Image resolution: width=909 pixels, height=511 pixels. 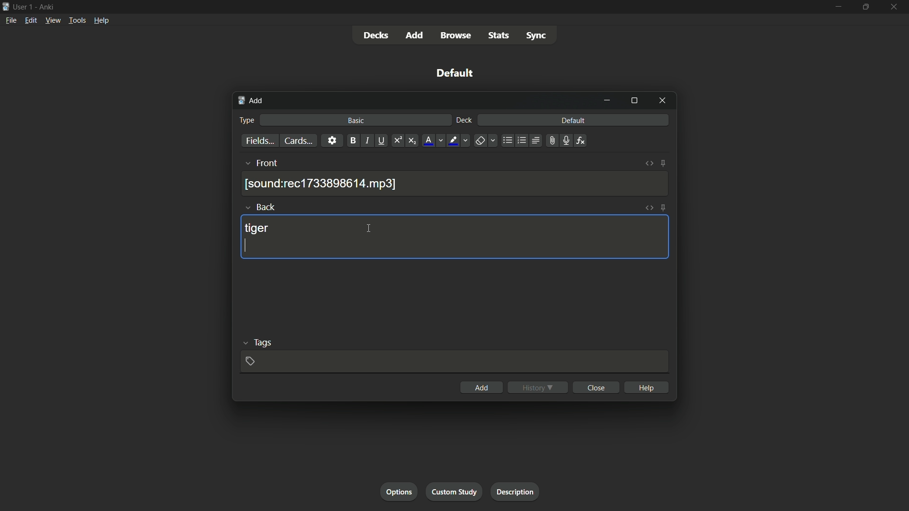 What do you see at coordinates (580, 141) in the screenshot?
I see `equations` at bounding box center [580, 141].